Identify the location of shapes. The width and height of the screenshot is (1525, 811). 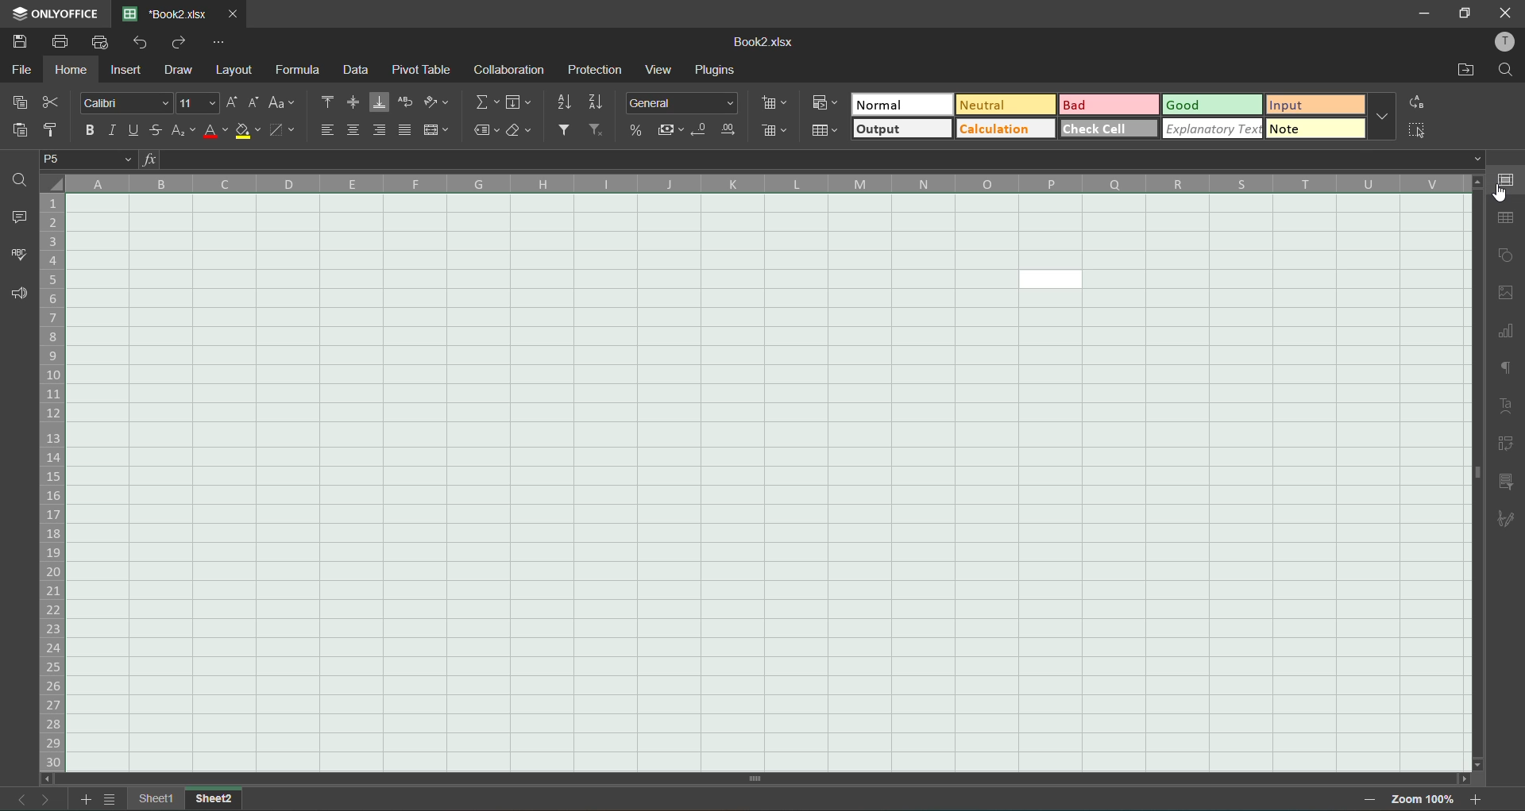
(1506, 255).